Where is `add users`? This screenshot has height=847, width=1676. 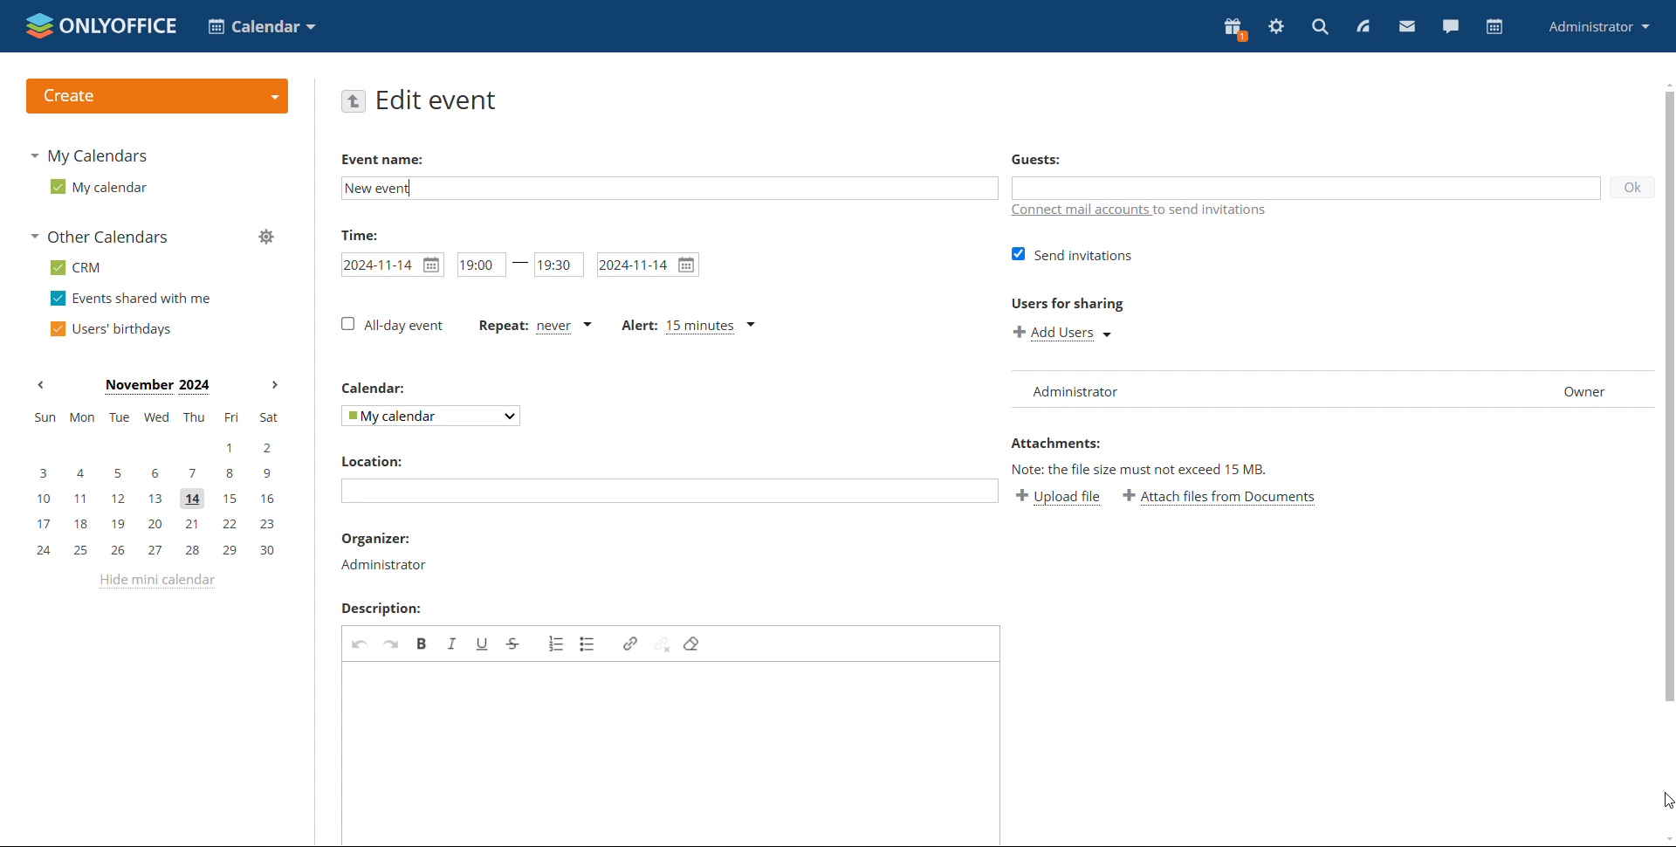 add users is located at coordinates (1063, 334).